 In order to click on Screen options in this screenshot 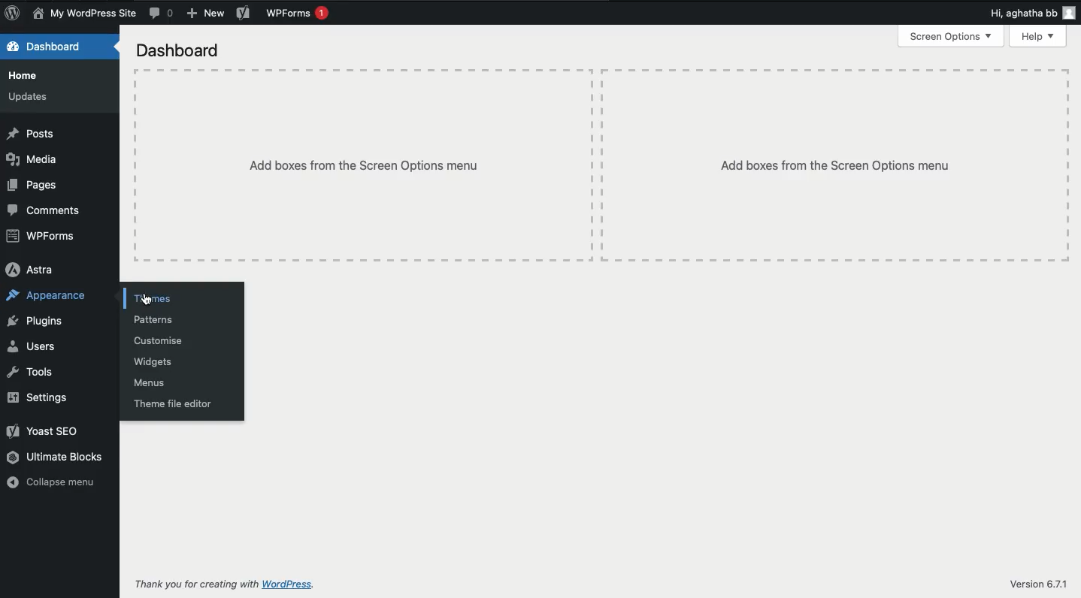, I will do `click(952, 36)`.